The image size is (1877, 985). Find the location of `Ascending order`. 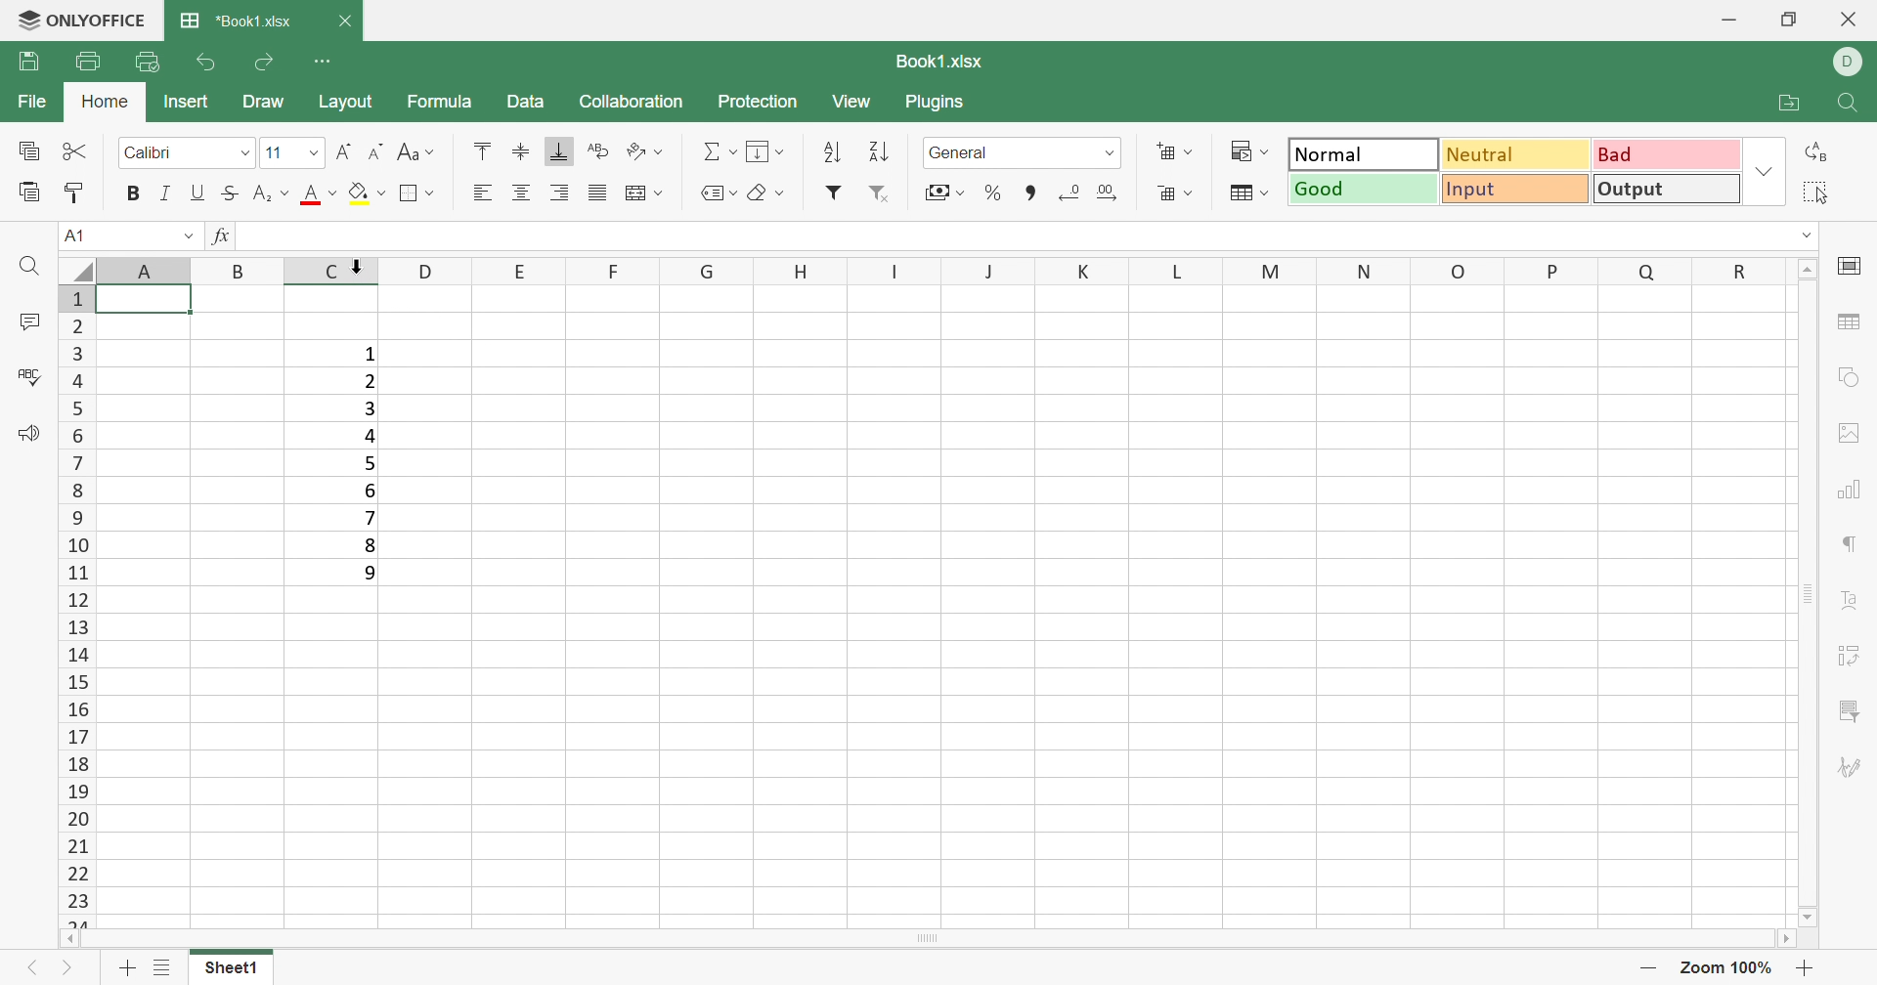

Ascending order is located at coordinates (832, 151).